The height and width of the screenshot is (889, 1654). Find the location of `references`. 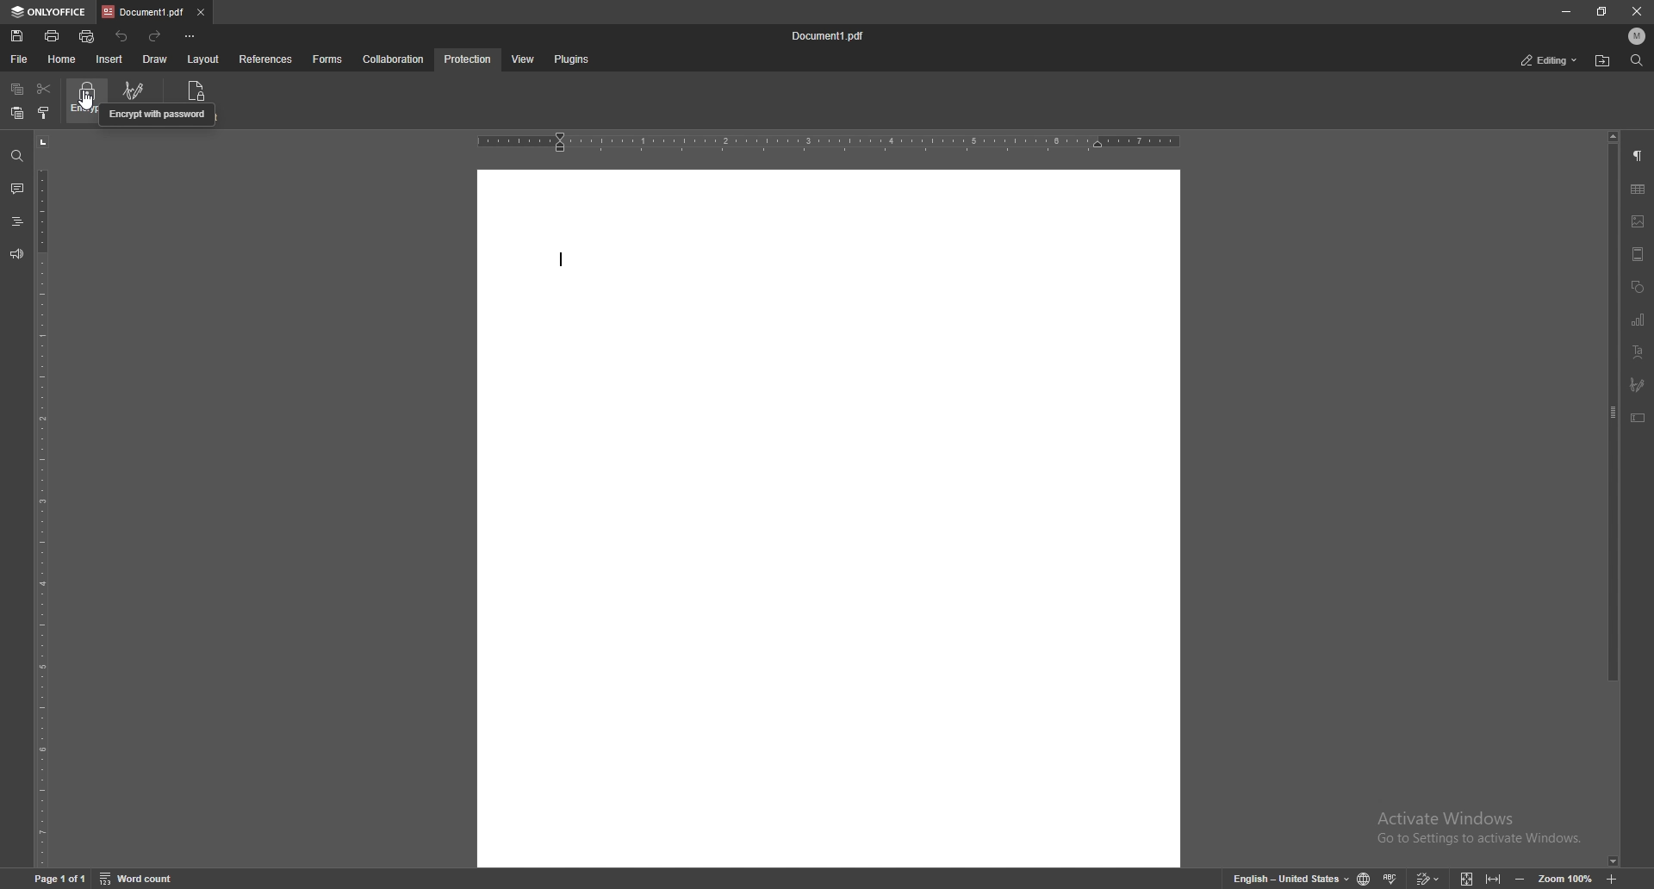

references is located at coordinates (265, 60).